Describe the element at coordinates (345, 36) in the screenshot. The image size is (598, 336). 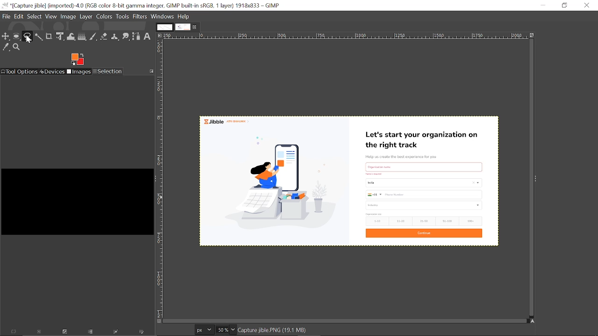
I see `Horizontal label` at that location.